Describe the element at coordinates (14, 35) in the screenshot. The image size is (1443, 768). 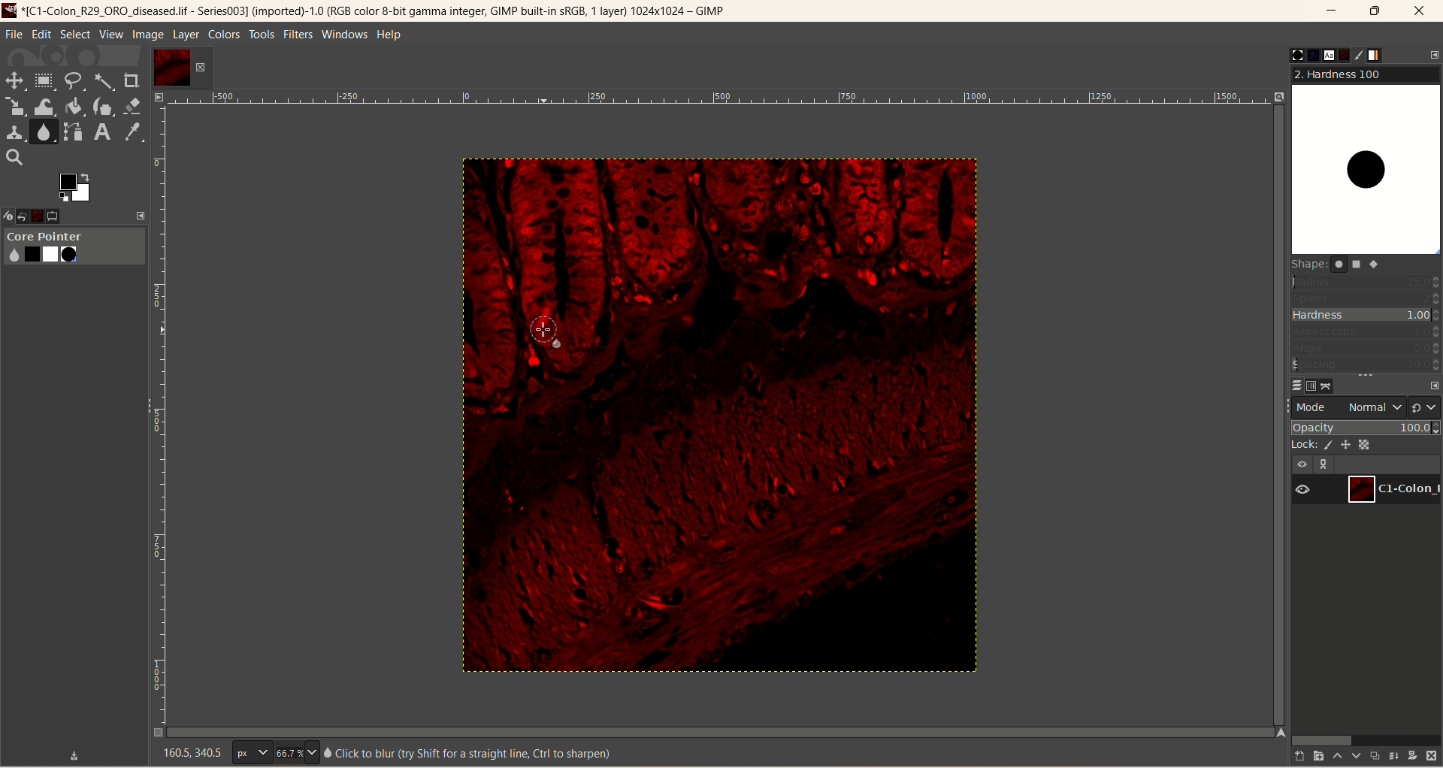
I see `file` at that location.